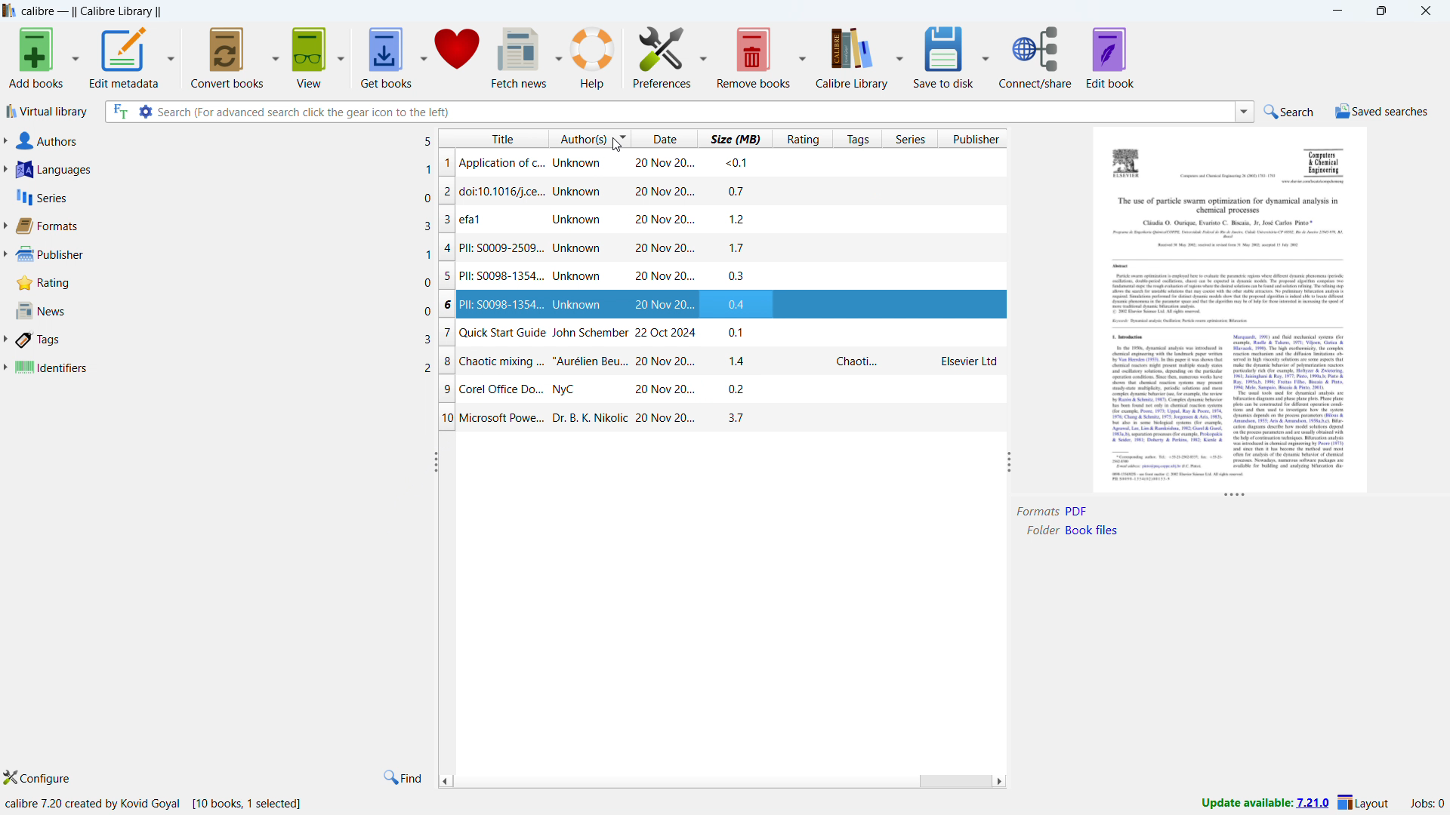 The image size is (1450, 815). I want to click on , so click(1222, 175).